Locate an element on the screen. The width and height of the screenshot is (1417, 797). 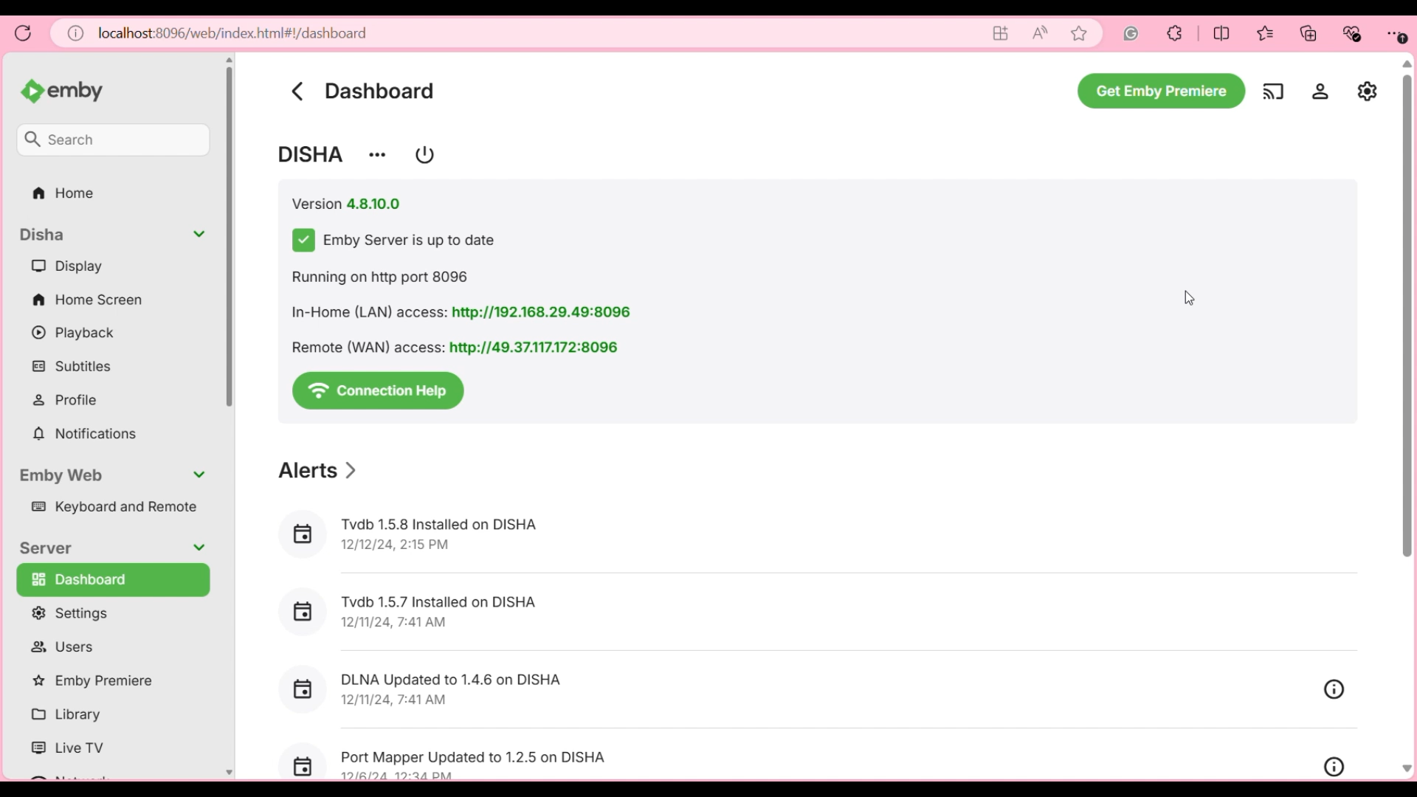
Manage Emby server is located at coordinates (1368, 91).